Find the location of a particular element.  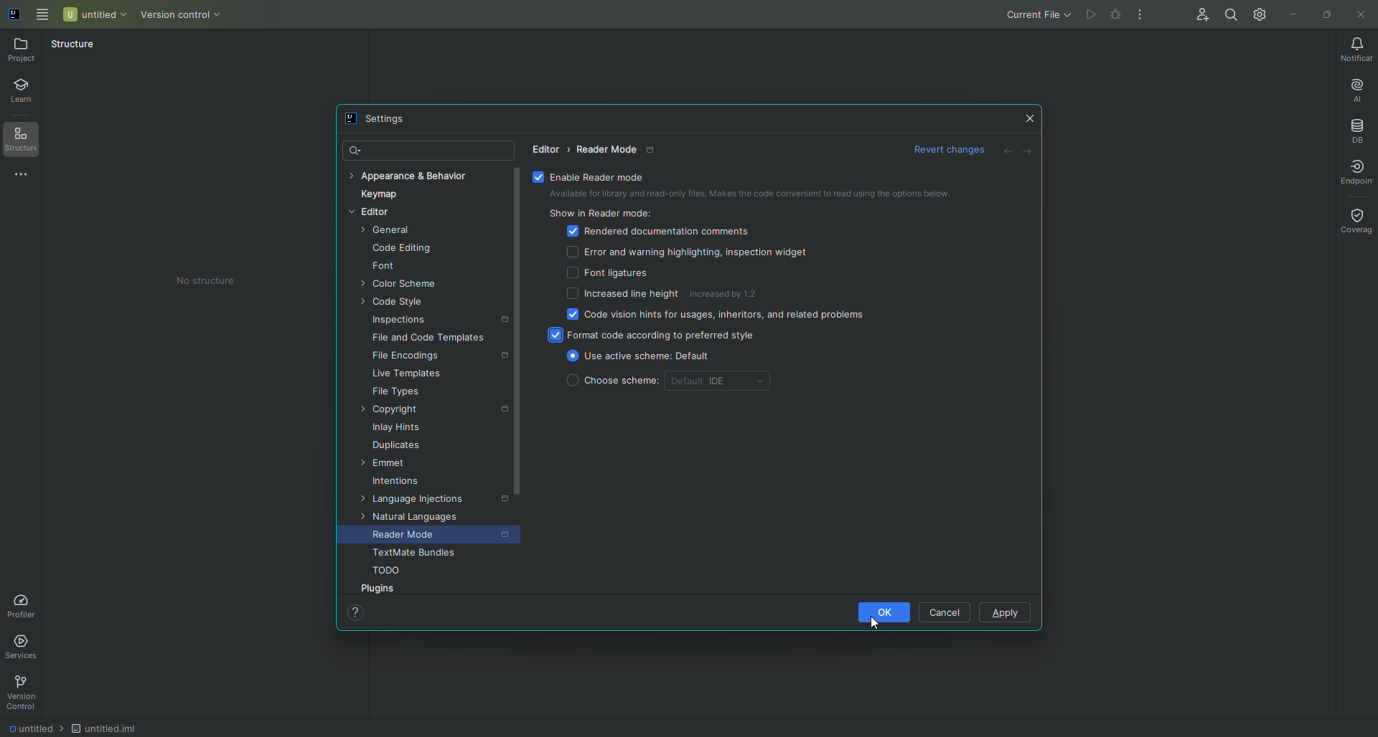

More Actions is located at coordinates (1141, 16).